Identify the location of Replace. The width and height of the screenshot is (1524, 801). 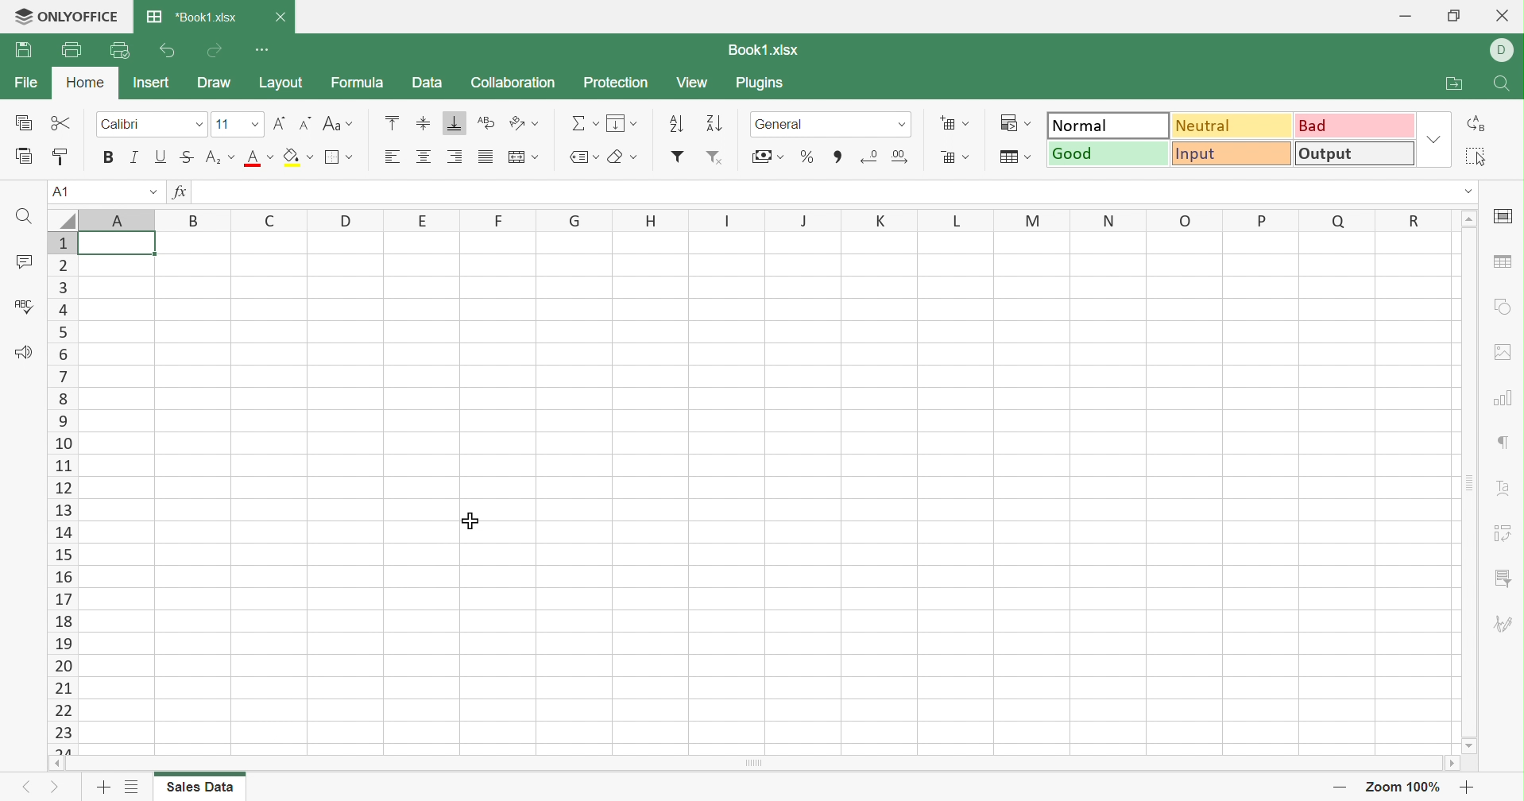
(1480, 126).